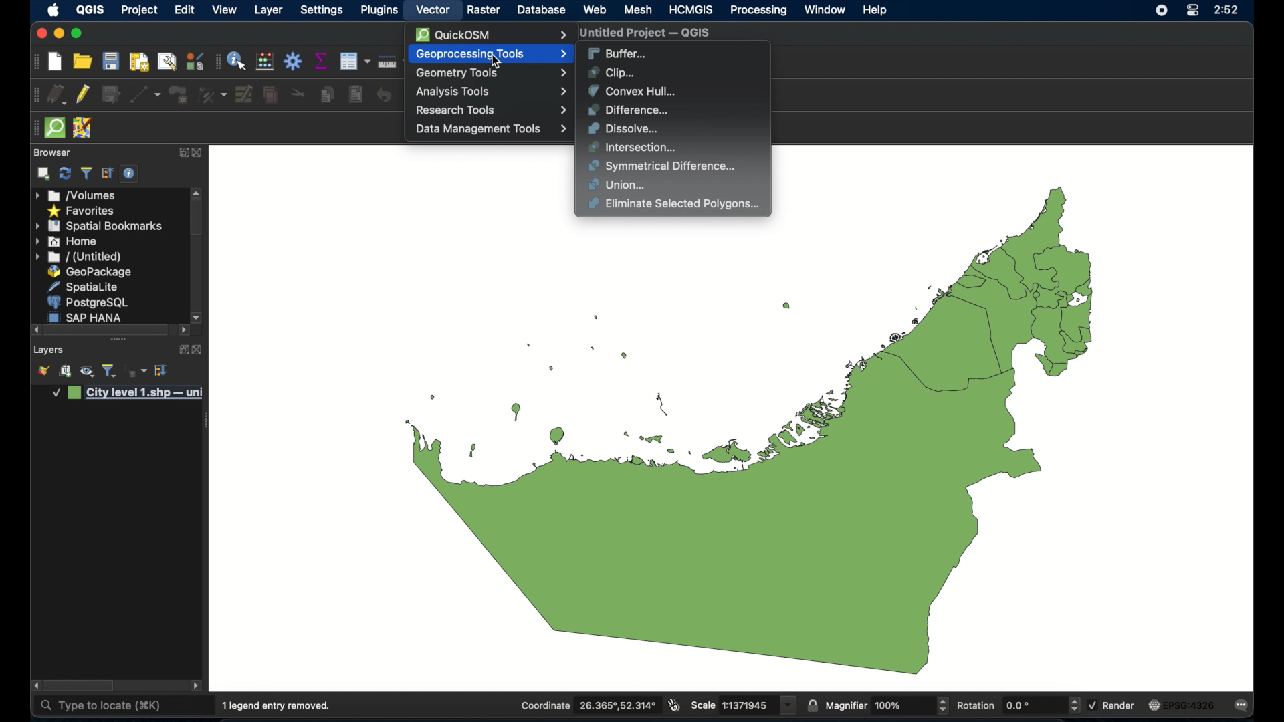 This screenshot has width=1284, height=722. Describe the element at coordinates (618, 185) in the screenshot. I see `union` at that location.